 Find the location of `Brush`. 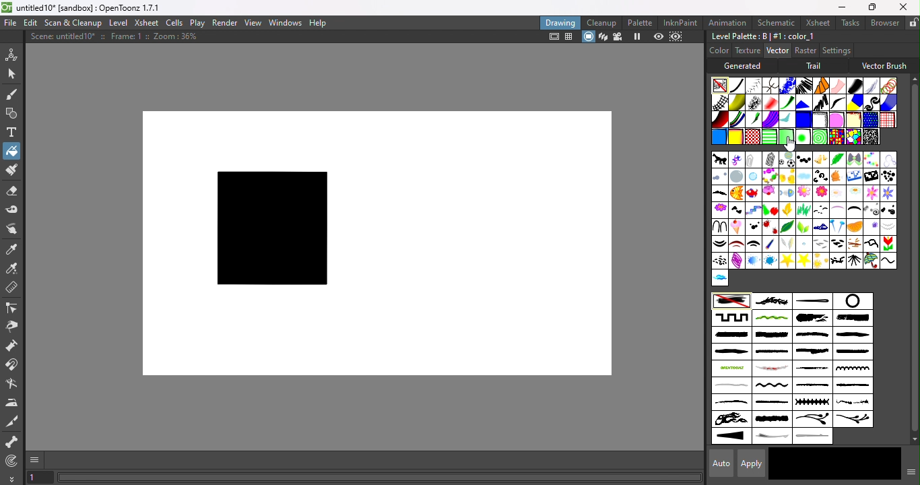

Brush is located at coordinates (869, 159).